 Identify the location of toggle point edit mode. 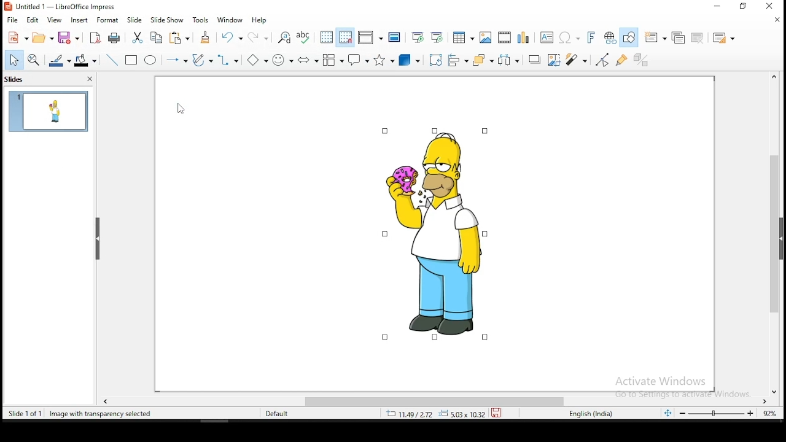
(603, 58).